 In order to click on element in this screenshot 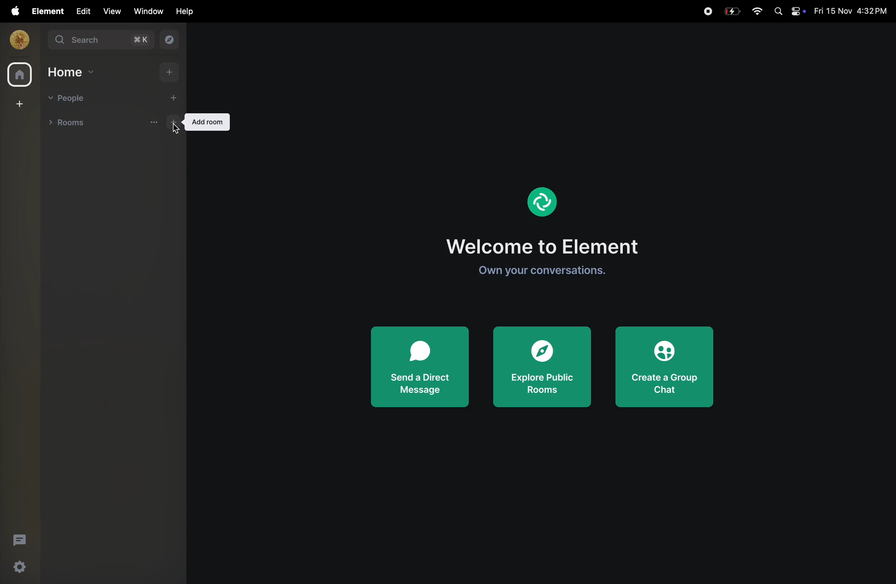, I will do `click(541, 200)`.